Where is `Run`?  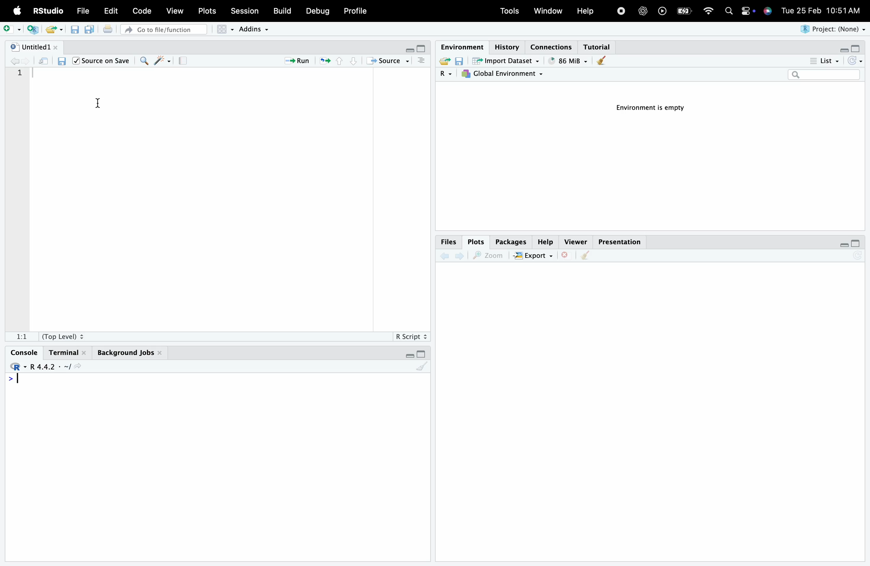
Run is located at coordinates (298, 61).